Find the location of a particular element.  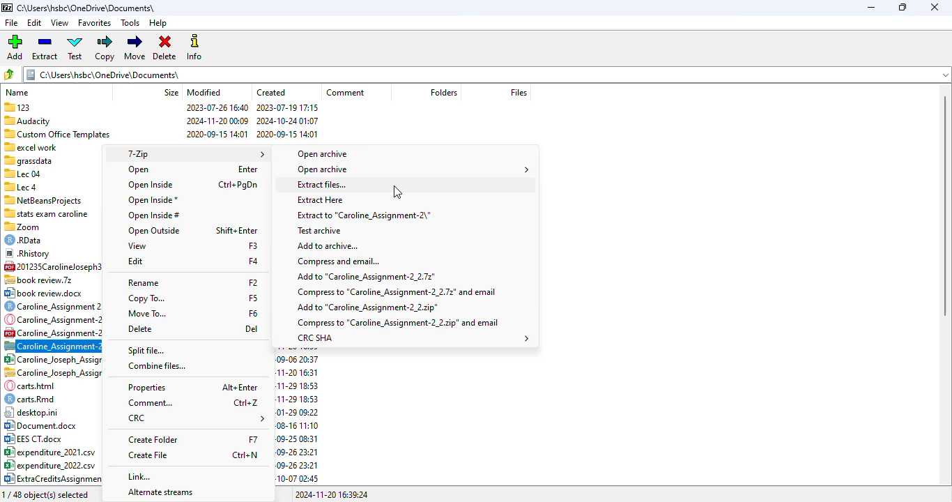

() RData 38899 2023-10-12 11:40 2023-10-12 11:40 is located at coordinates (50, 241).